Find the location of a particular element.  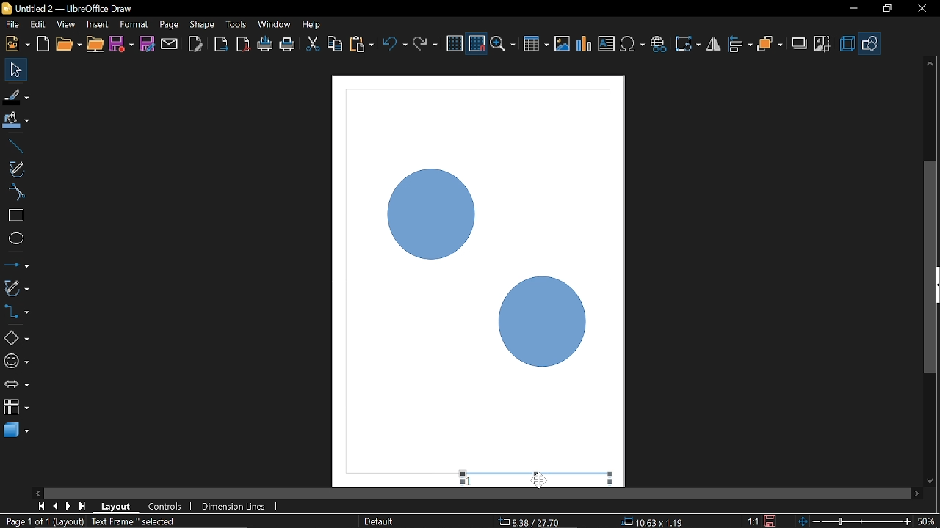

Controls is located at coordinates (164, 507).